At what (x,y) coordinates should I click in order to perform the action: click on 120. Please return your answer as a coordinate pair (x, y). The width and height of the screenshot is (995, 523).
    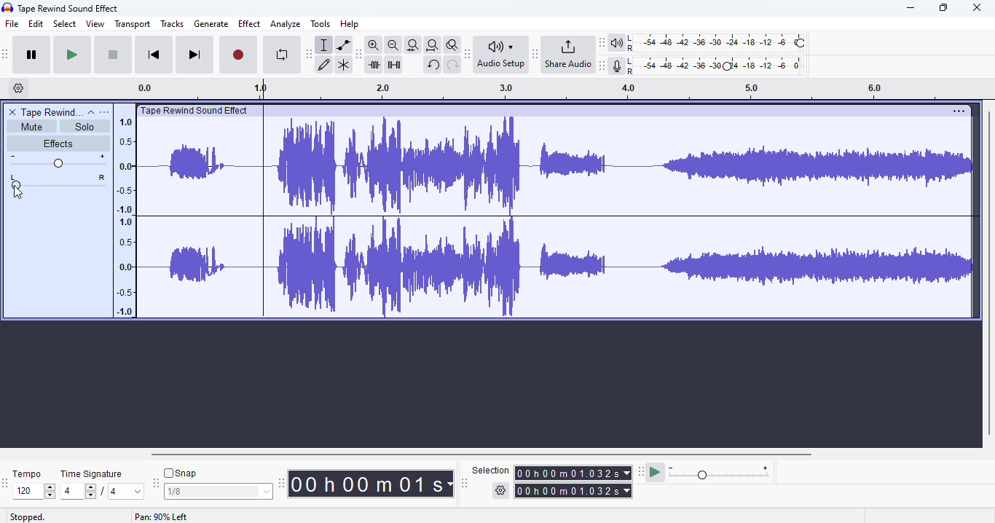
    Looking at the image, I should click on (34, 492).